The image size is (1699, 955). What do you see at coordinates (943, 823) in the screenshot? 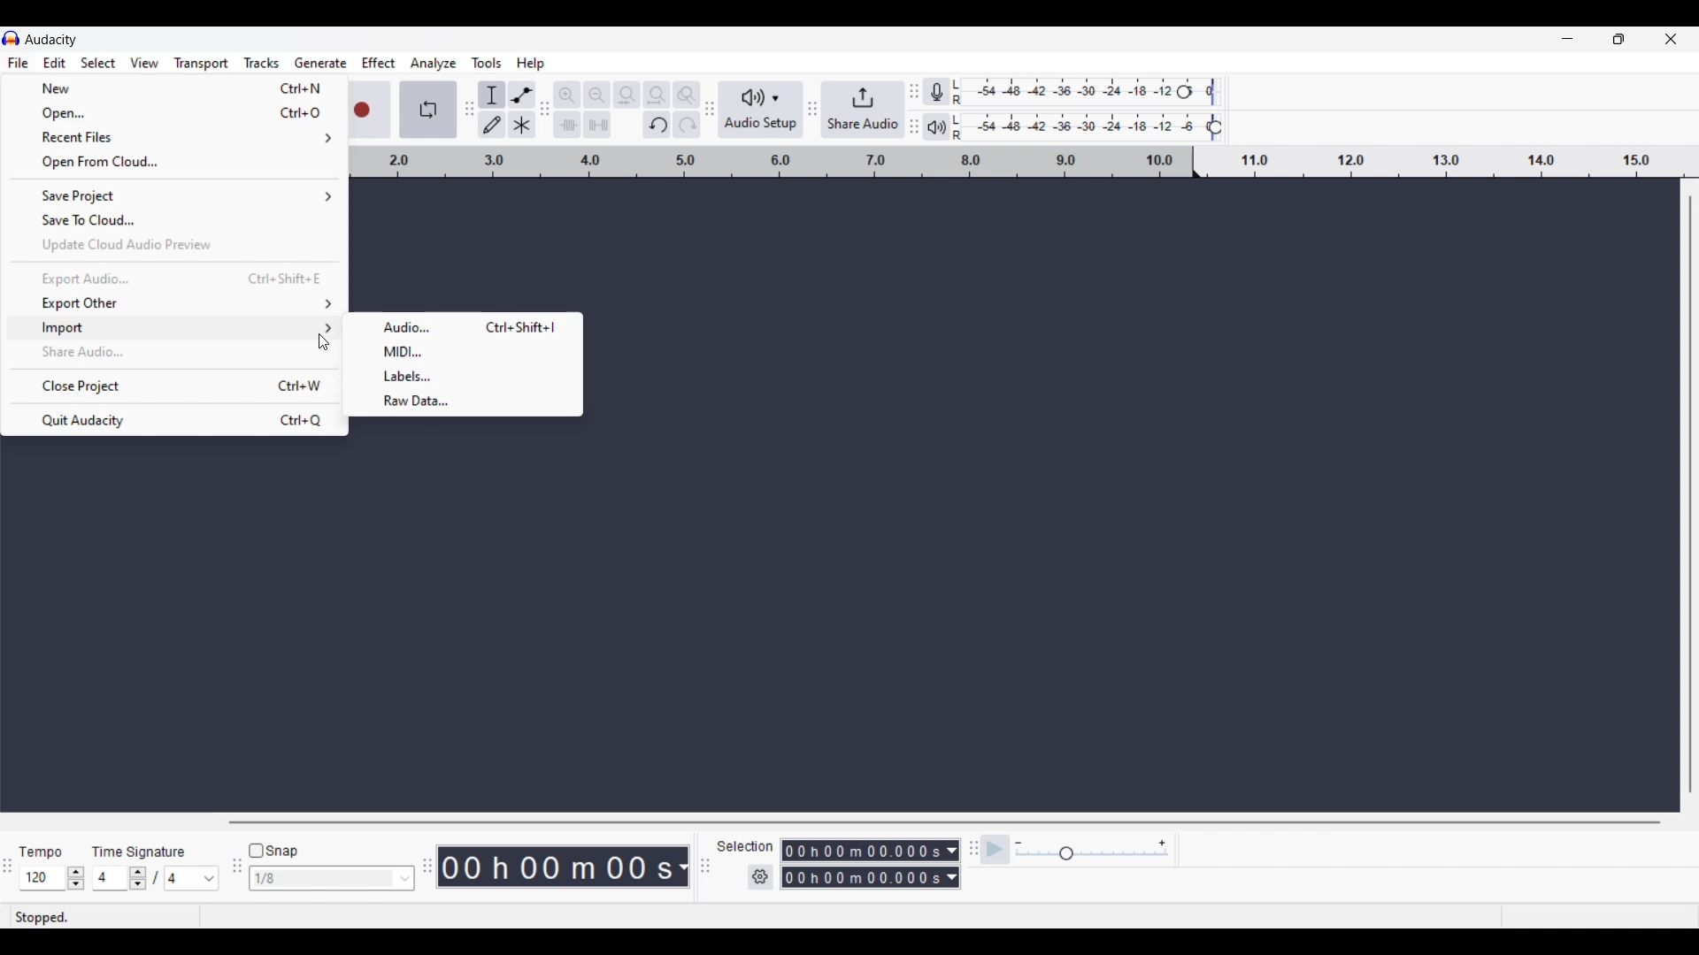
I see `Horizontal slide bar` at bounding box center [943, 823].